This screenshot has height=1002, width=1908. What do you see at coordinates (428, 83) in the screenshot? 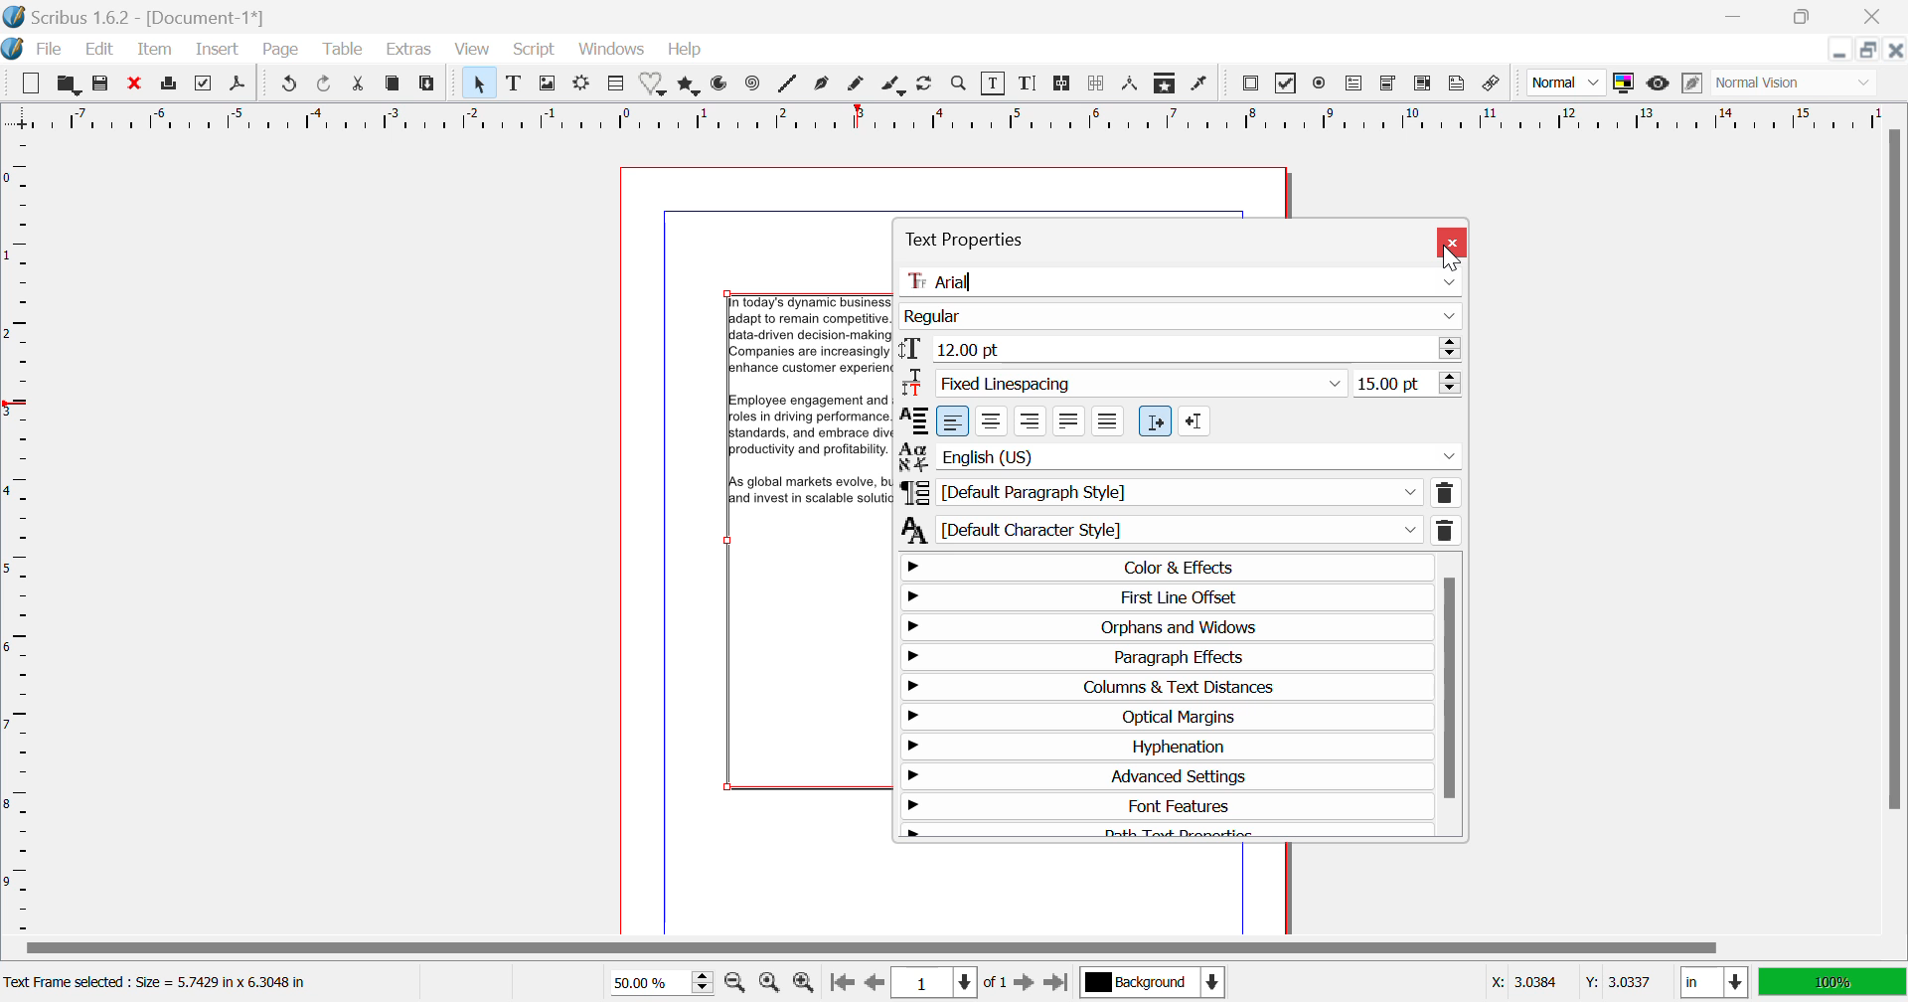
I see `Paste` at bounding box center [428, 83].